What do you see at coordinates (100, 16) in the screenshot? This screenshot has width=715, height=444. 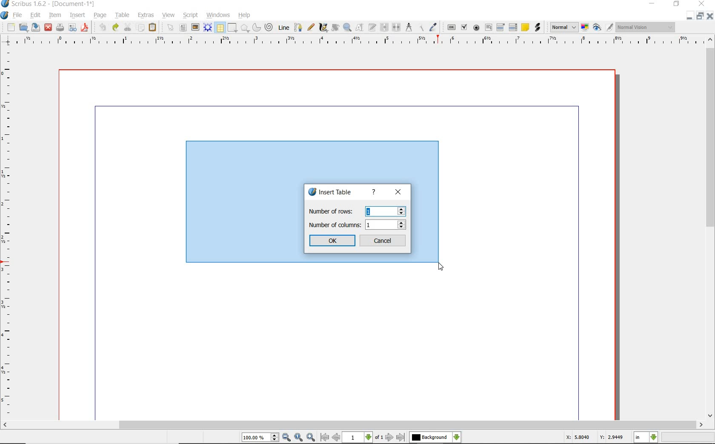 I see `page` at bounding box center [100, 16].